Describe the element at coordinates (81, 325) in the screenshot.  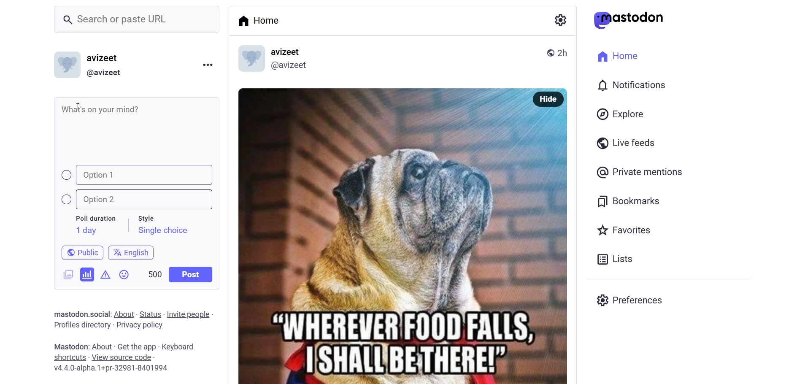
I see `profiles` at that location.